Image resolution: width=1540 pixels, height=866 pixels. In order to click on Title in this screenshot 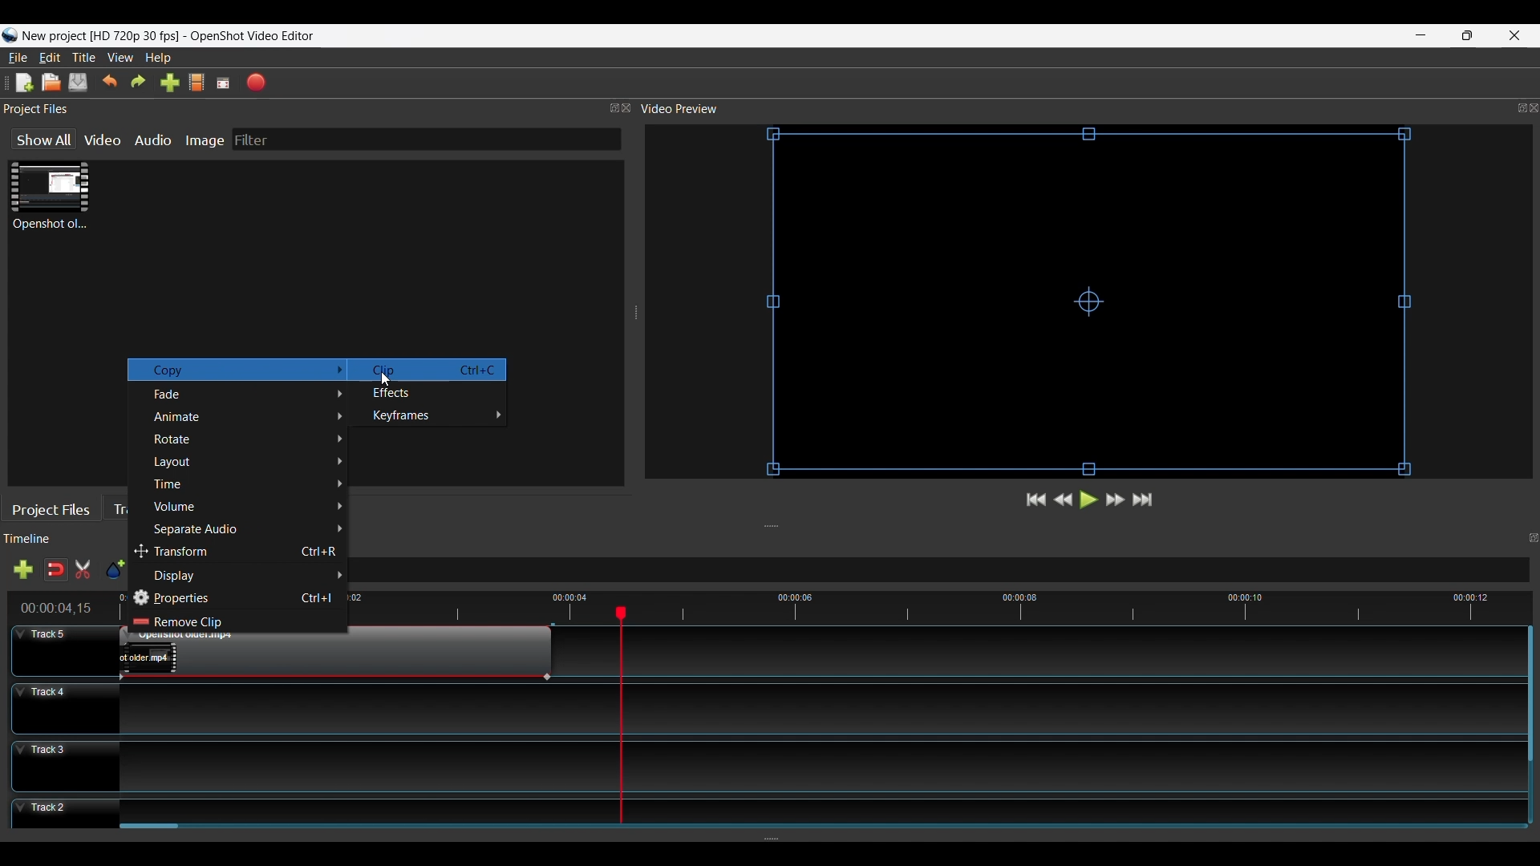, I will do `click(86, 59)`.